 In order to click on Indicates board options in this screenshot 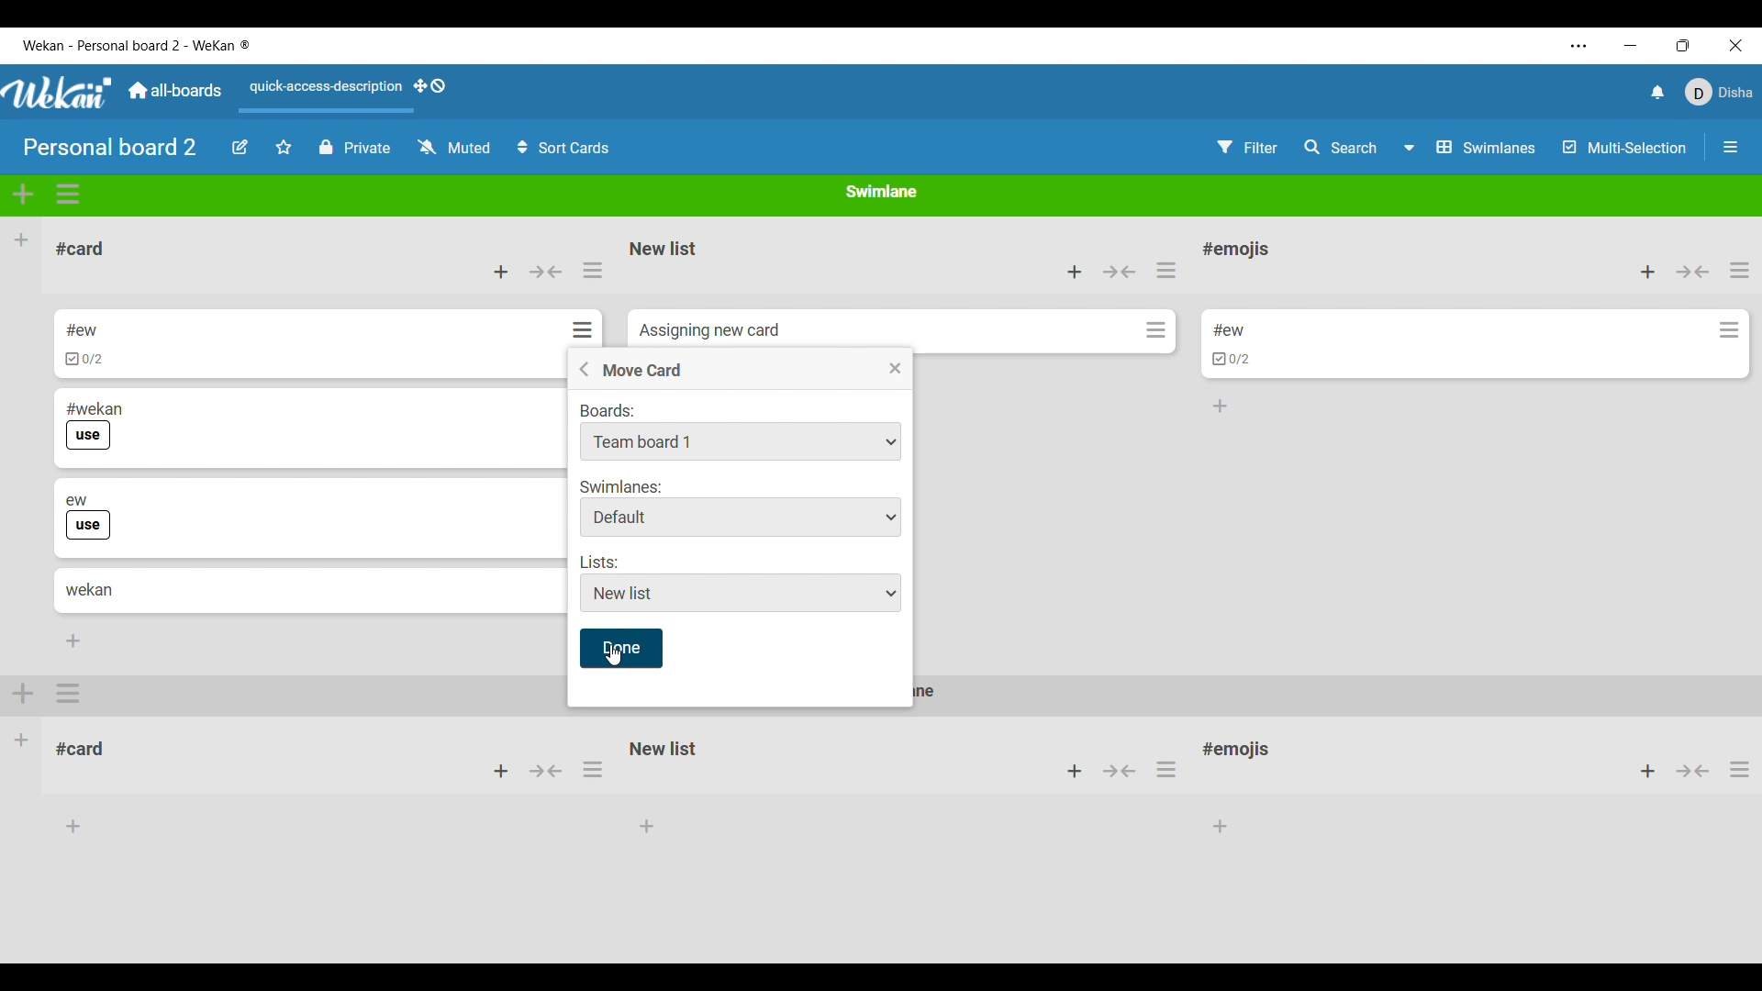, I will do `click(608, 409)`.